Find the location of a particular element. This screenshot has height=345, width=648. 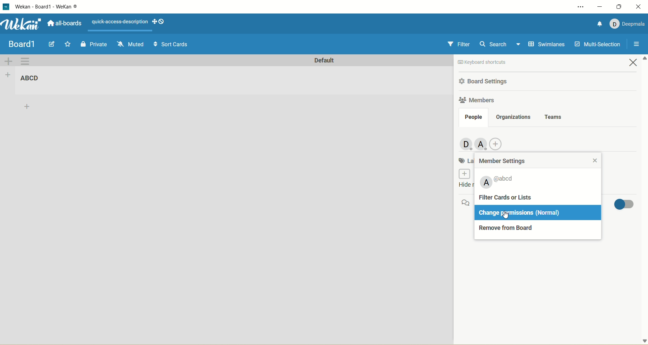

wekan is located at coordinates (22, 24).